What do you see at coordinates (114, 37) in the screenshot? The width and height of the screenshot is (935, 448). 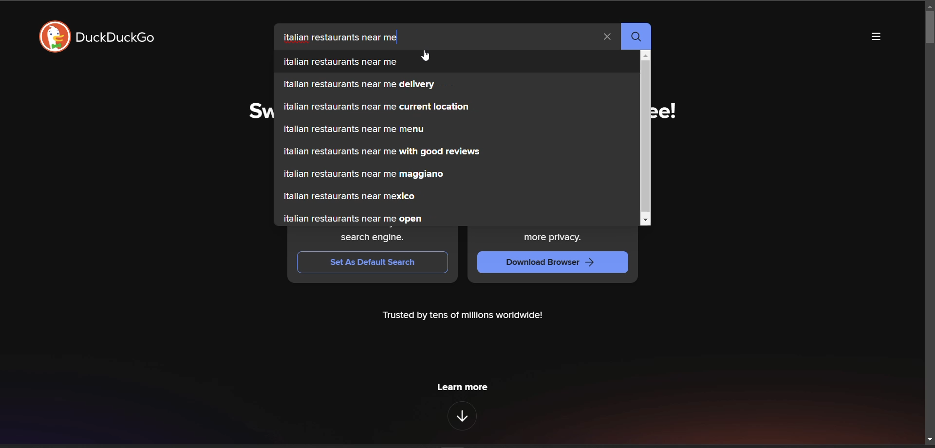 I see `DuckDuckGo` at bounding box center [114, 37].